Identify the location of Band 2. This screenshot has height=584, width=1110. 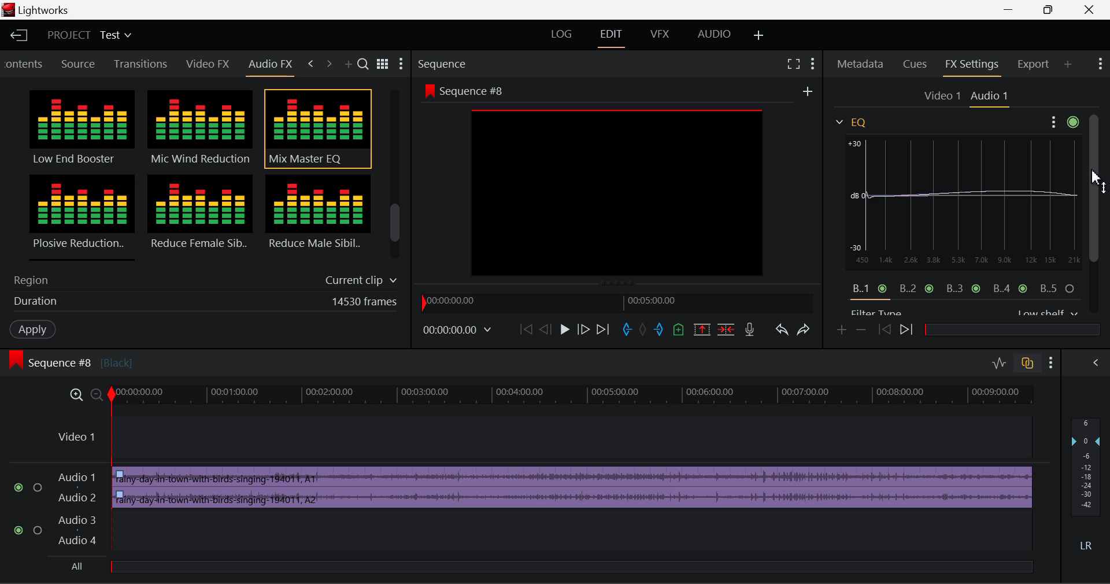
(916, 289).